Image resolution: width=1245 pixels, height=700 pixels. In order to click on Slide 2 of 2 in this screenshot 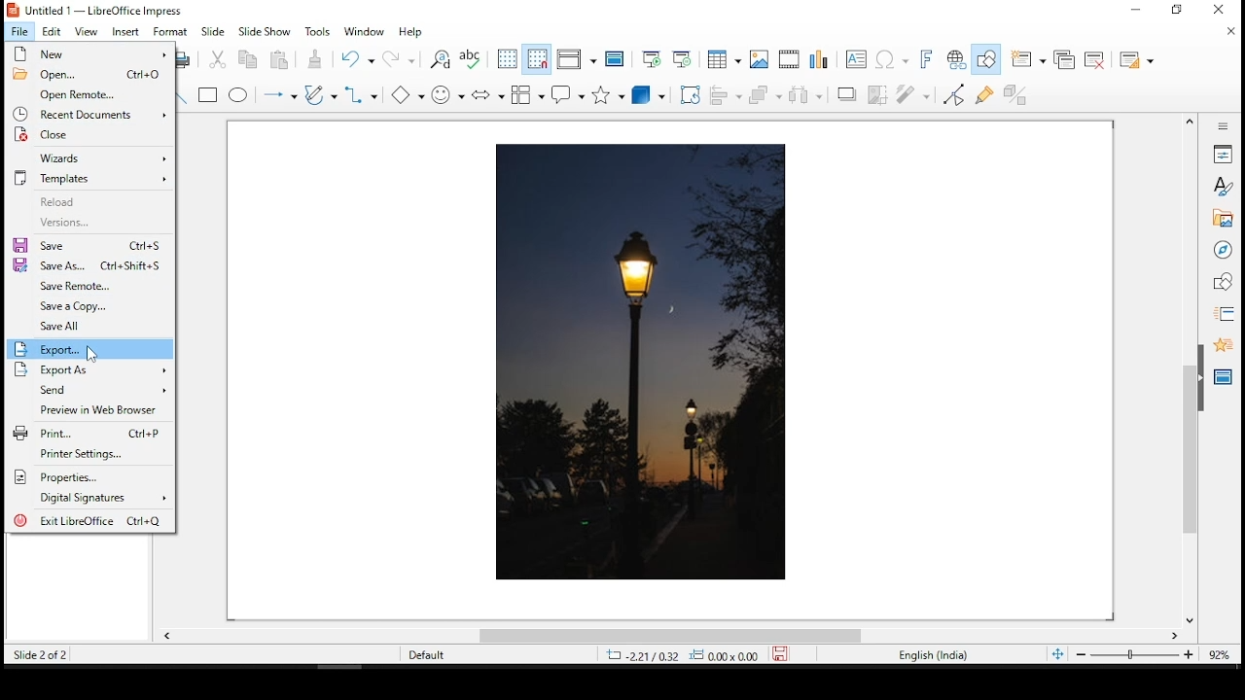, I will do `click(37, 654)`.